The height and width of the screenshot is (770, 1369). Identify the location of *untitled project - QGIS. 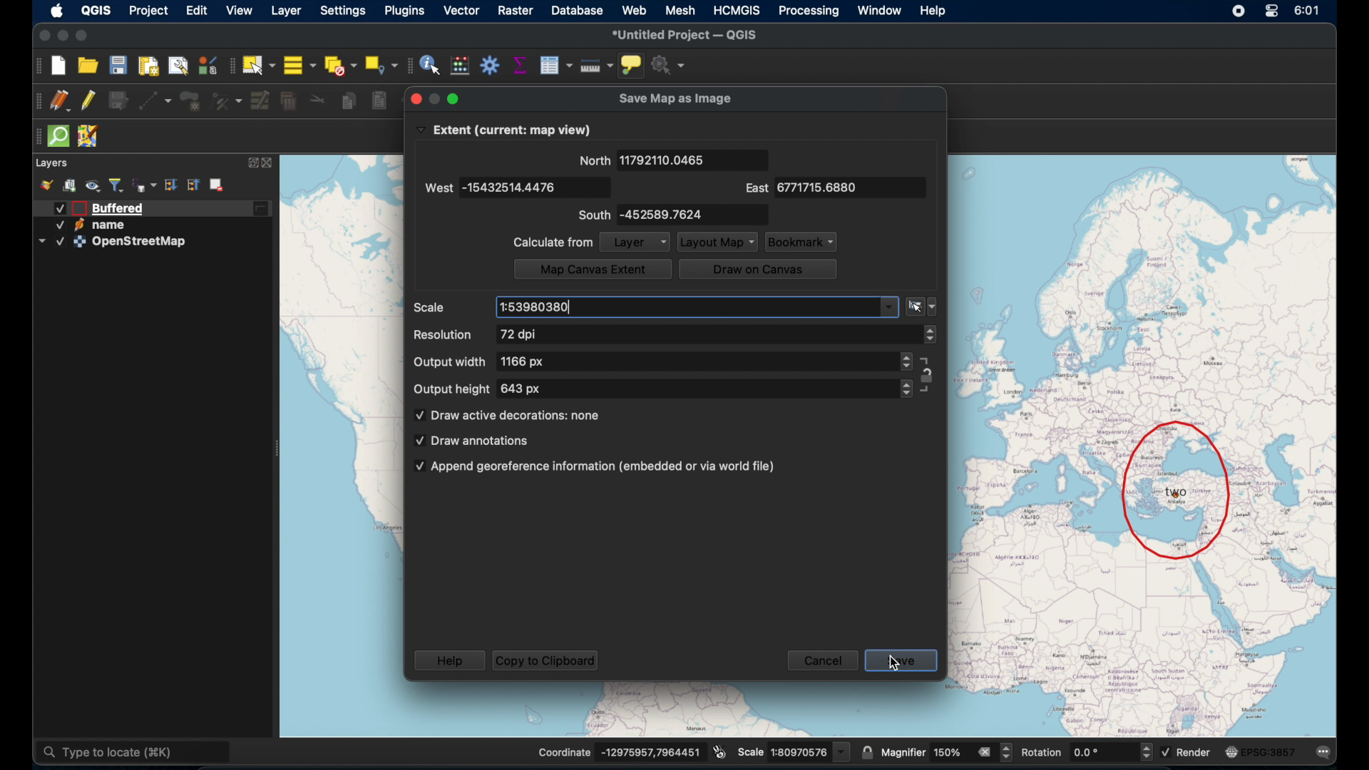
(688, 35).